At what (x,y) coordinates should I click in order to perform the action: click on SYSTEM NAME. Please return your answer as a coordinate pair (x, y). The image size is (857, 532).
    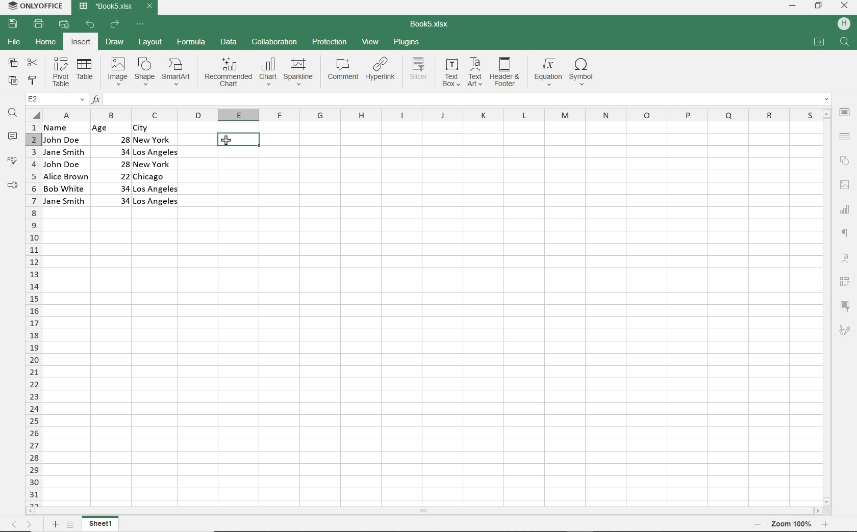
    Looking at the image, I should click on (37, 6).